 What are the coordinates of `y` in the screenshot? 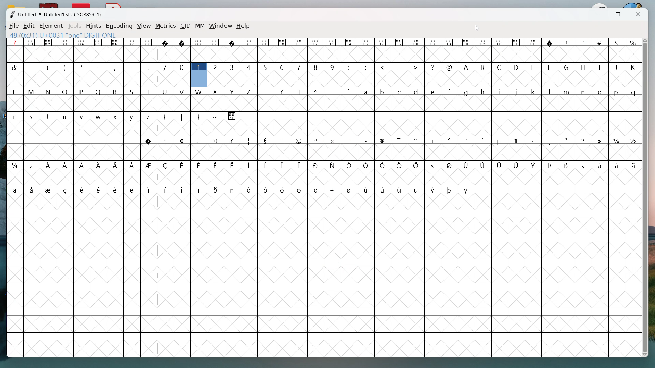 It's located at (132, 116).